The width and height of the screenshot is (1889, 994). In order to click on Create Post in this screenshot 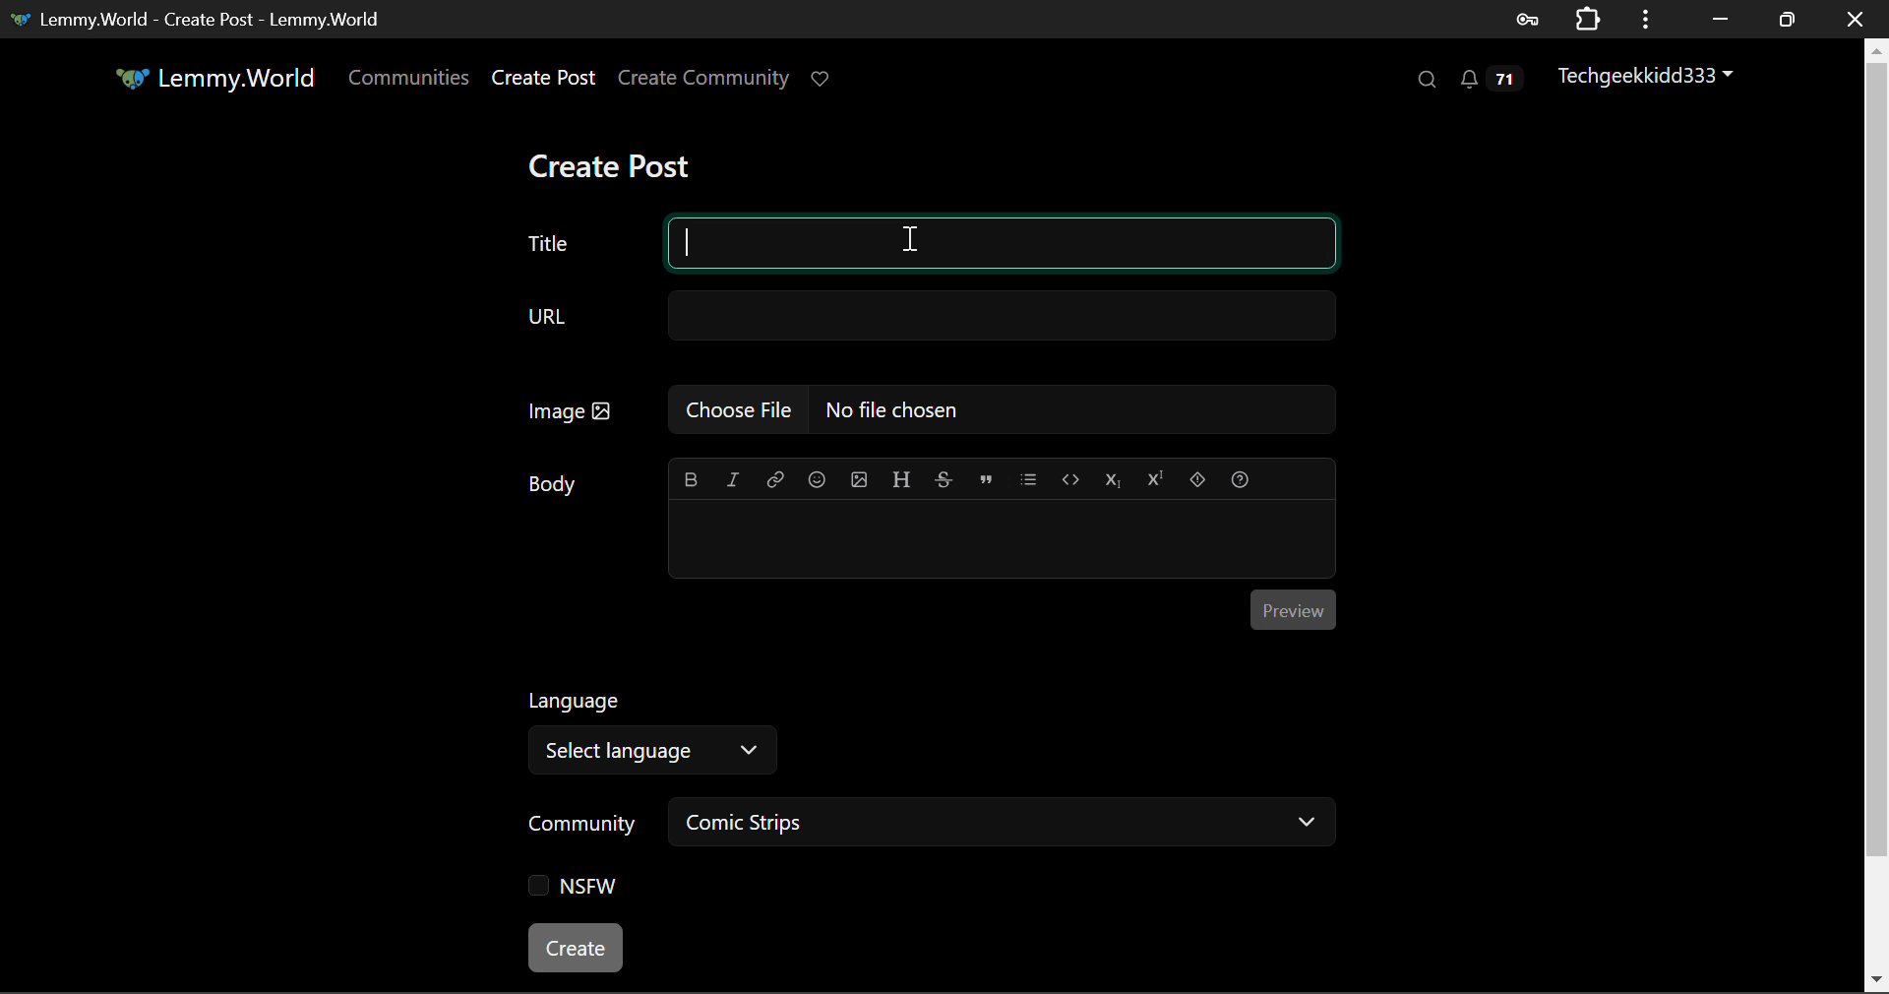, I will do `click(542, 79)`.